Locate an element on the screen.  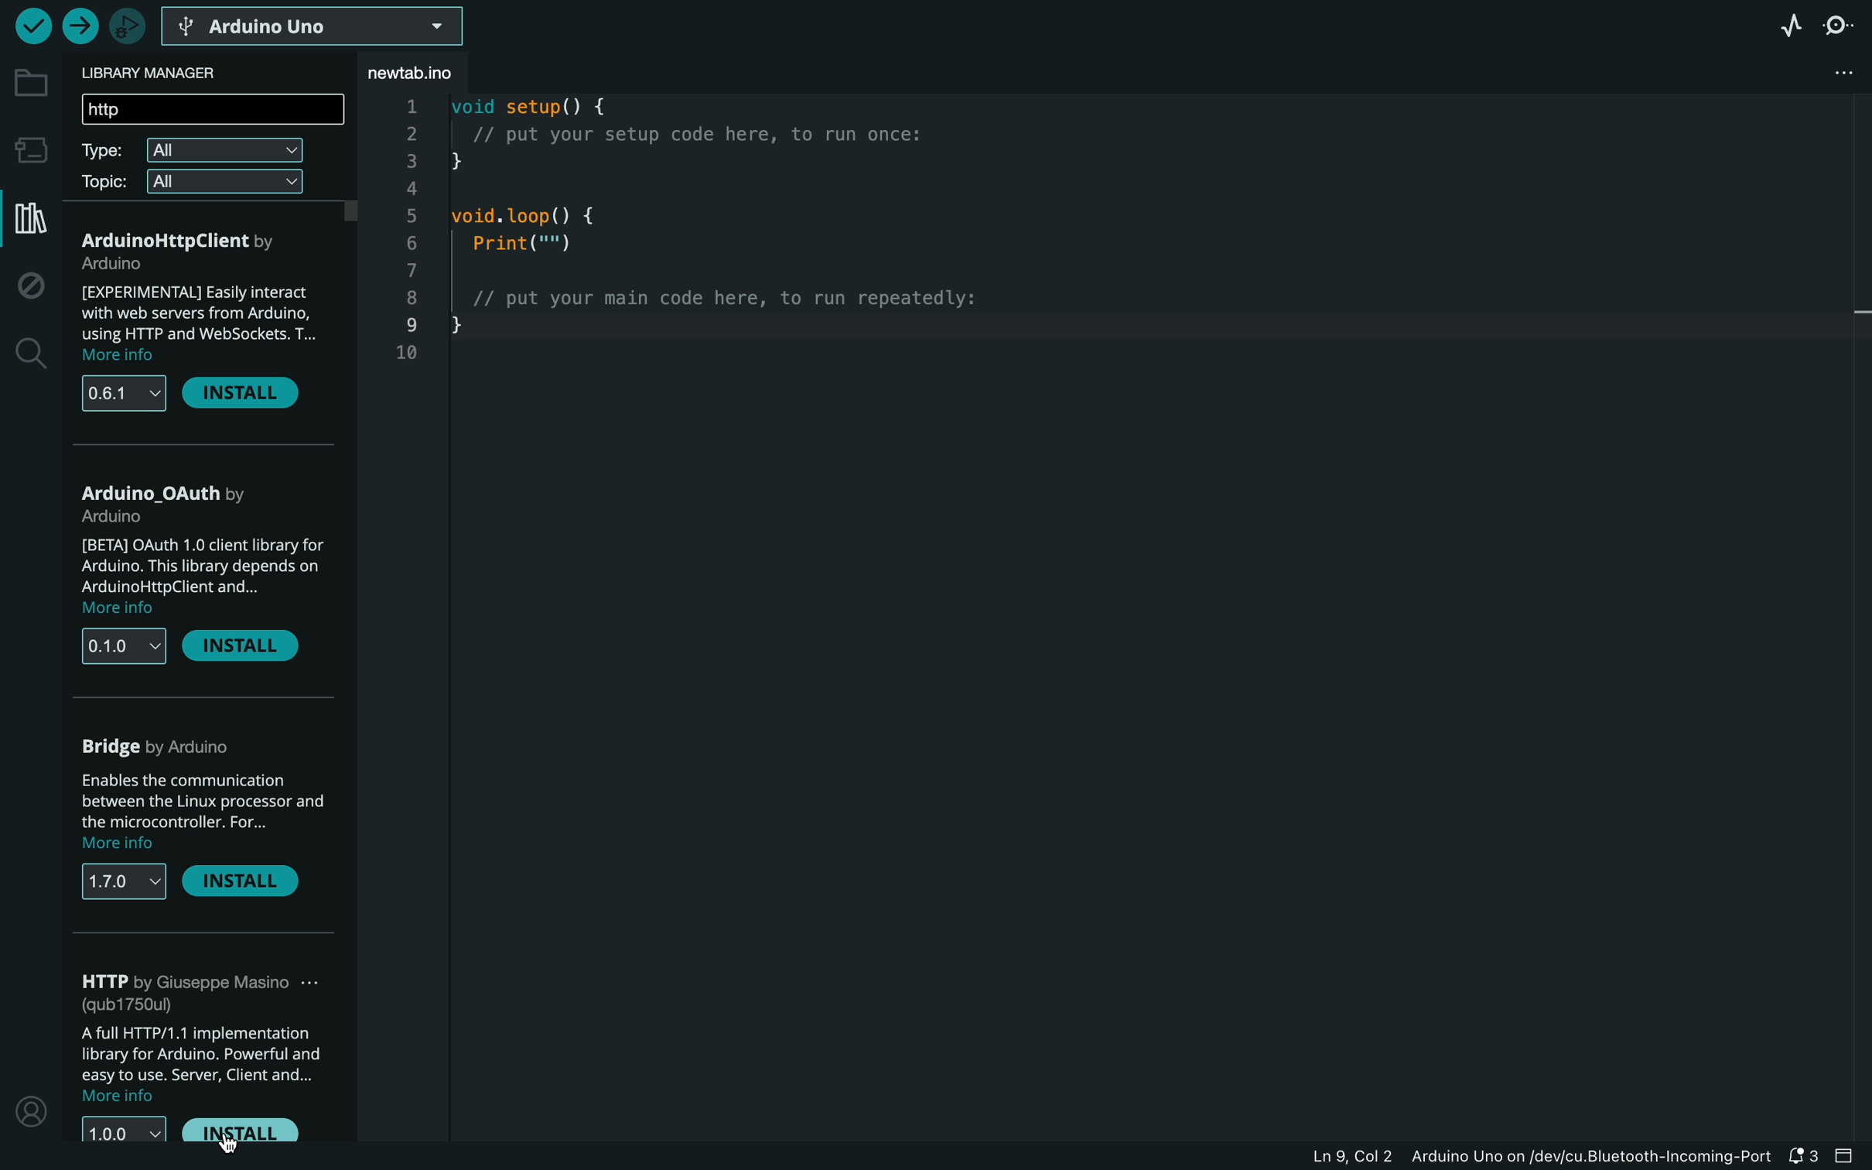
versions is located at coordinates (121, 1127).